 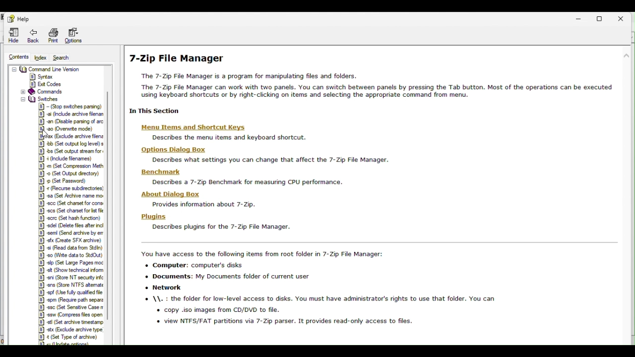 I want to click on |&] ecc (Set chamet for cons:, so click(x=71, y=203).